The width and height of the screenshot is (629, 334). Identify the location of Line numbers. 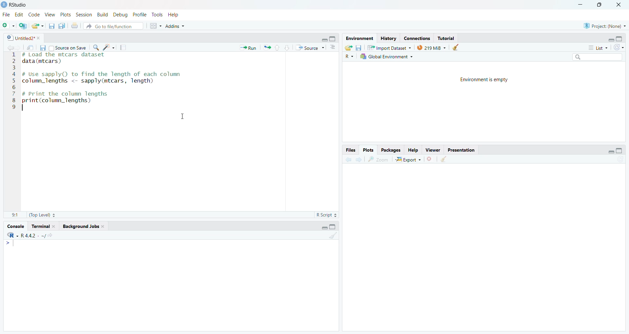
(12, 82).